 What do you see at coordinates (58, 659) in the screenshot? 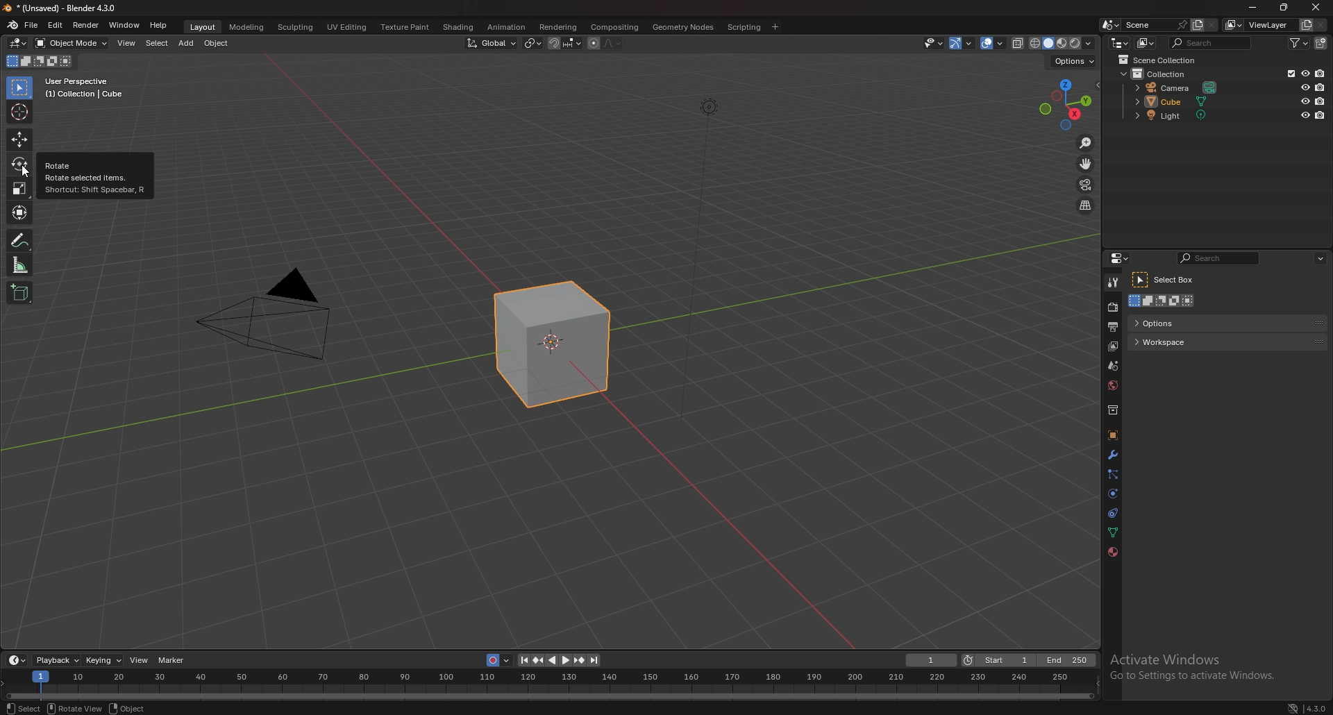
I see `playback` at bounding box center [58, 659].